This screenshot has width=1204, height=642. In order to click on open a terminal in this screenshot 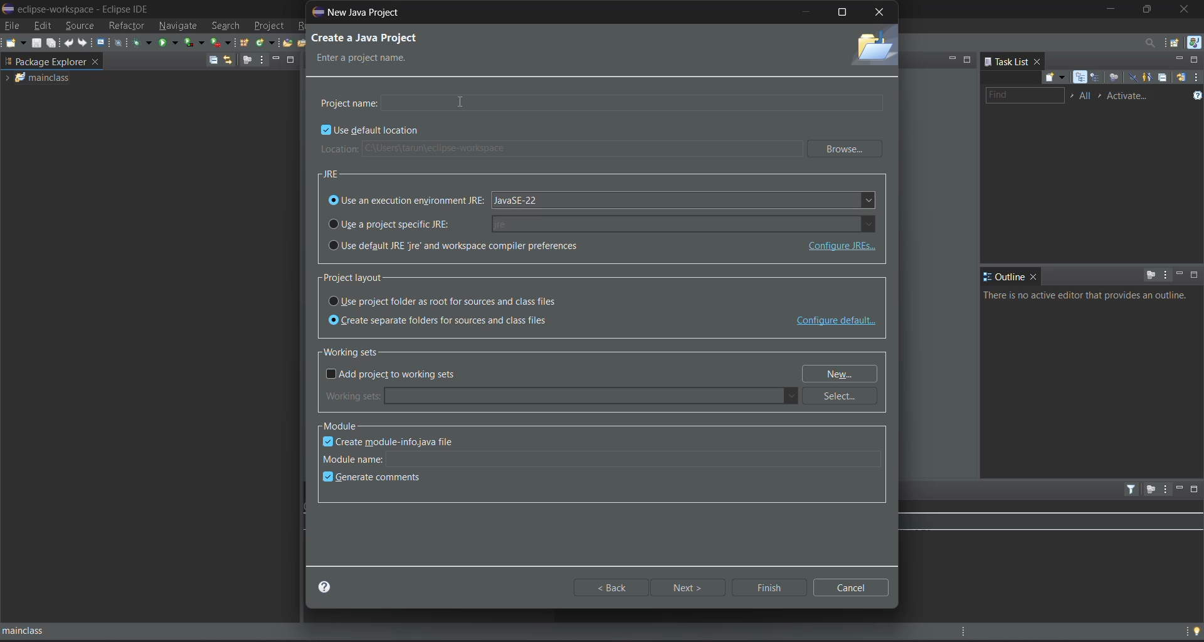, I will do `click(102, 42)`.